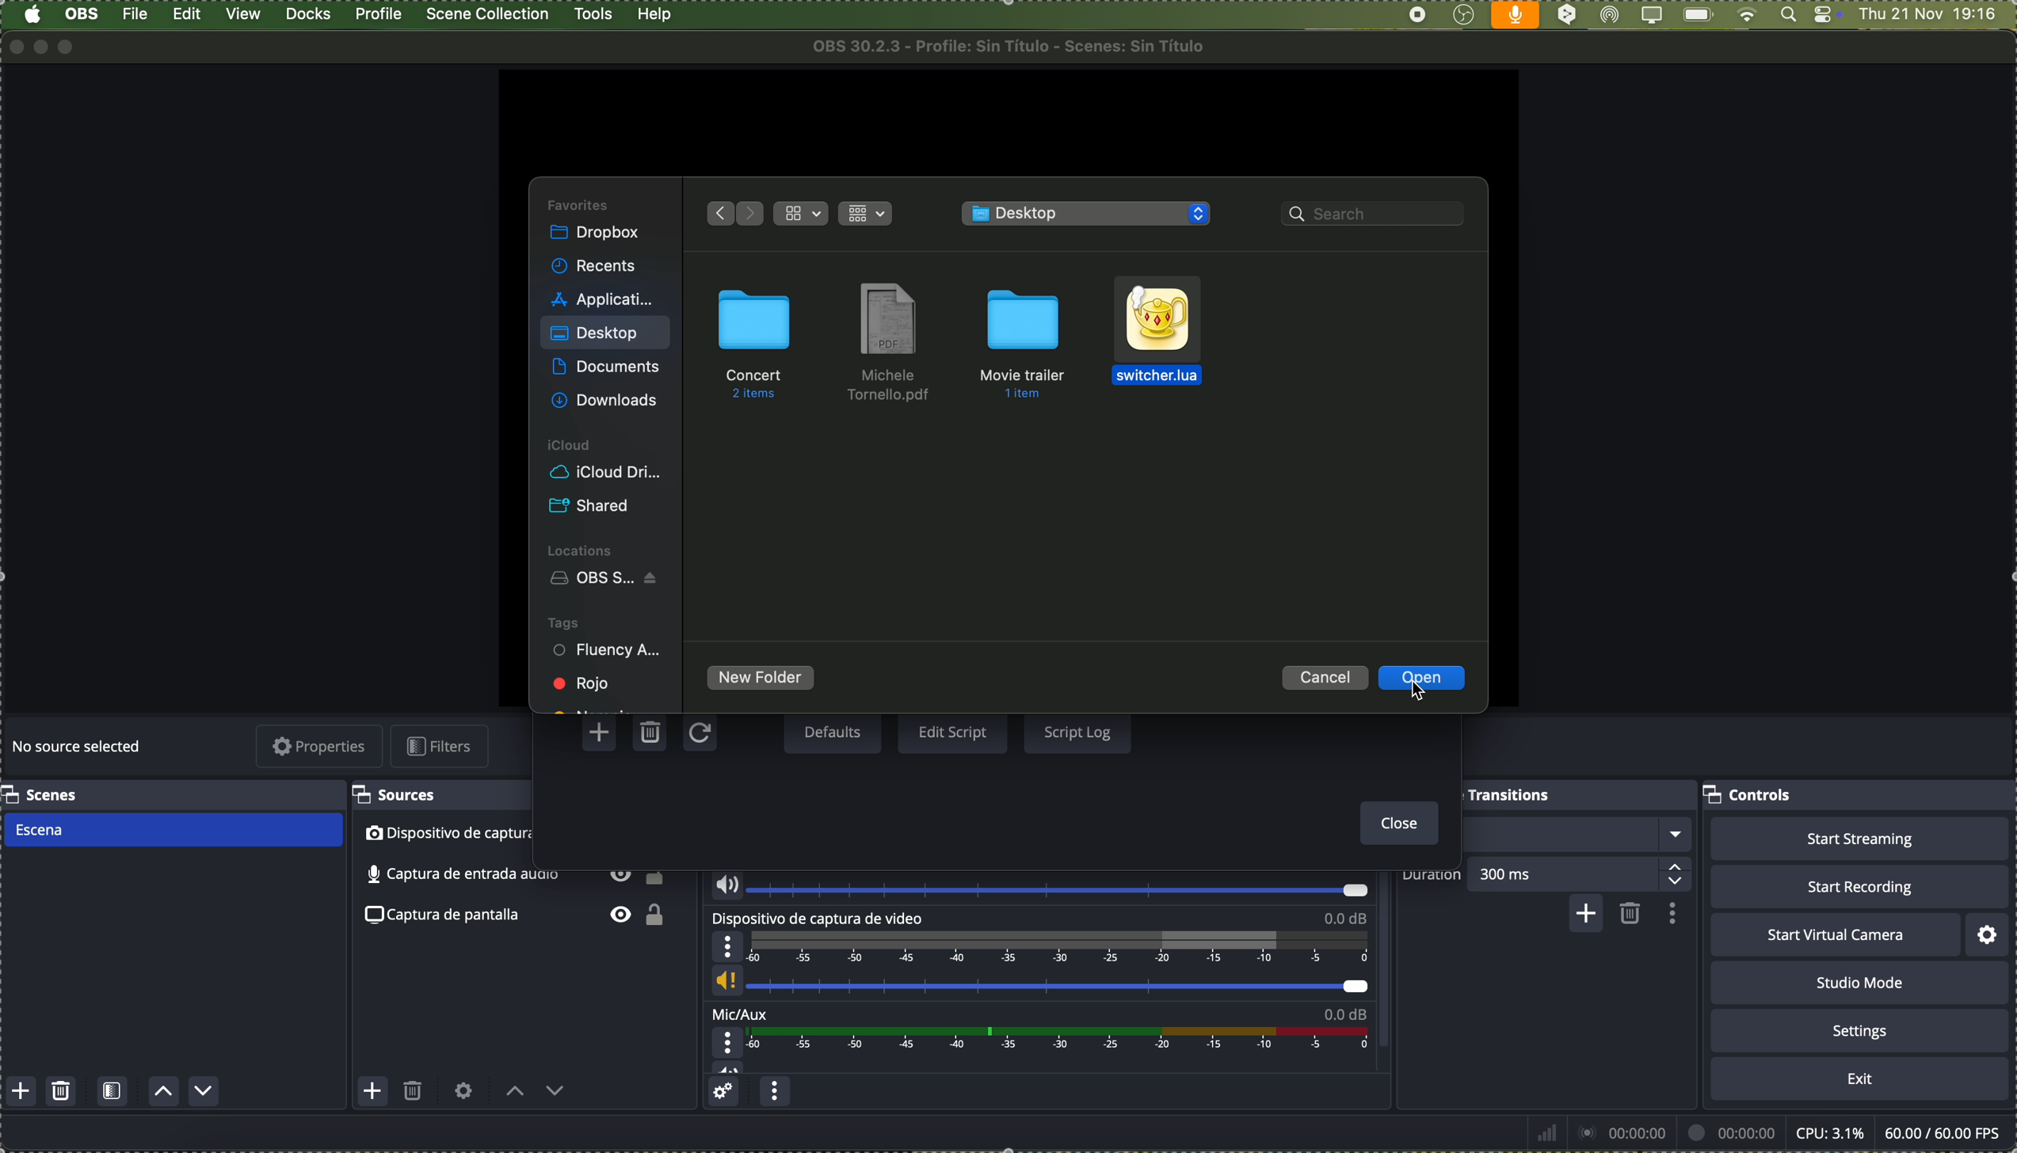 This screenshot has width=2017, height=1153. I want to click on scenes, so click(43, 794).